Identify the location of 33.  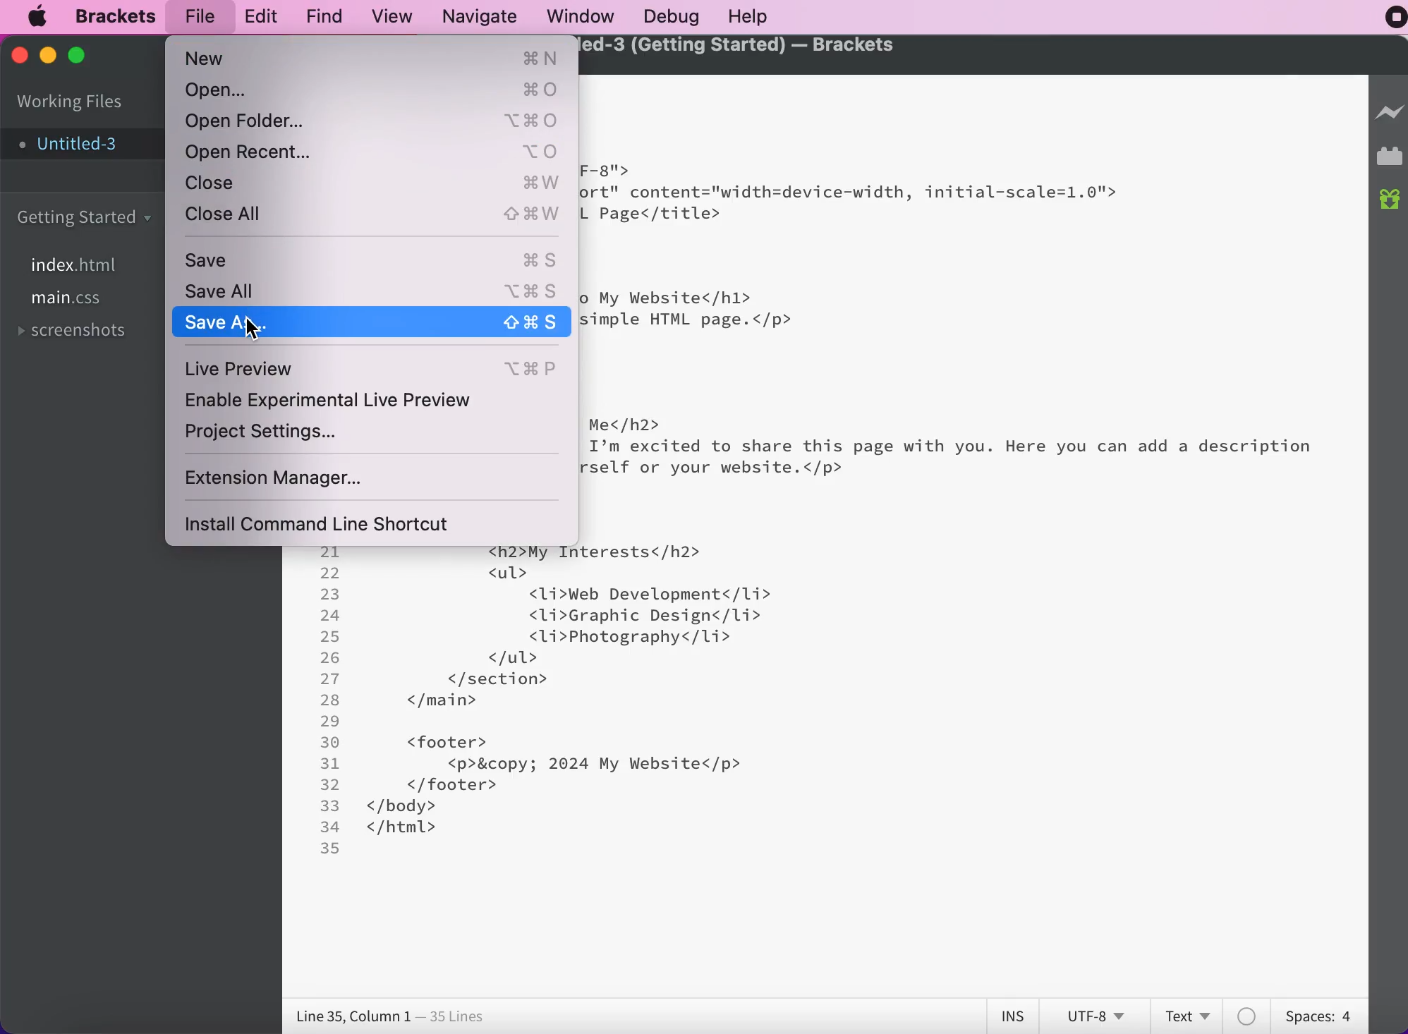
(330, 805).